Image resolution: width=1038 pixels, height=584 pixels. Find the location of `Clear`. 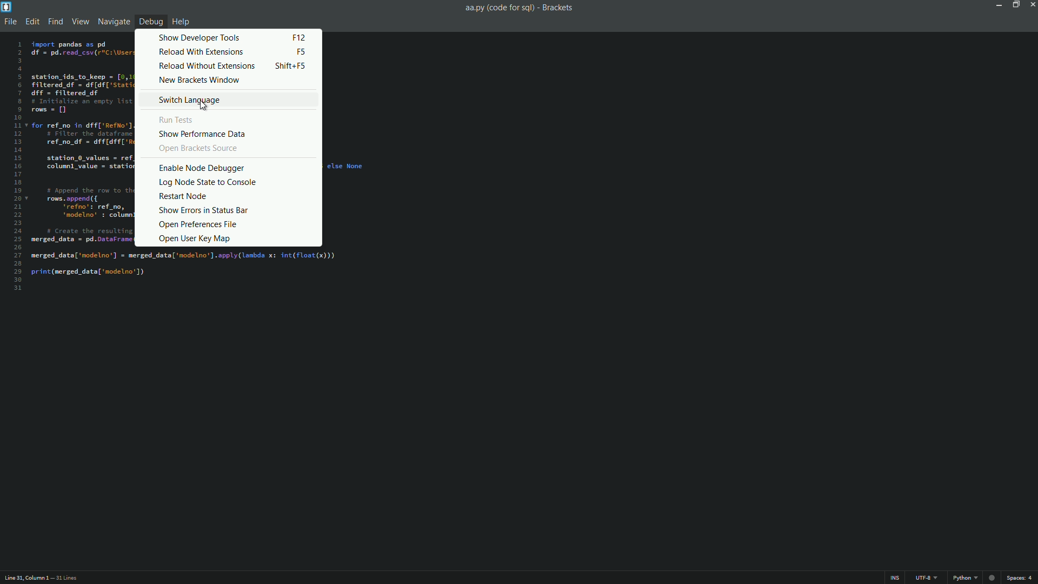

Clear is located at coordinates (345, 164).